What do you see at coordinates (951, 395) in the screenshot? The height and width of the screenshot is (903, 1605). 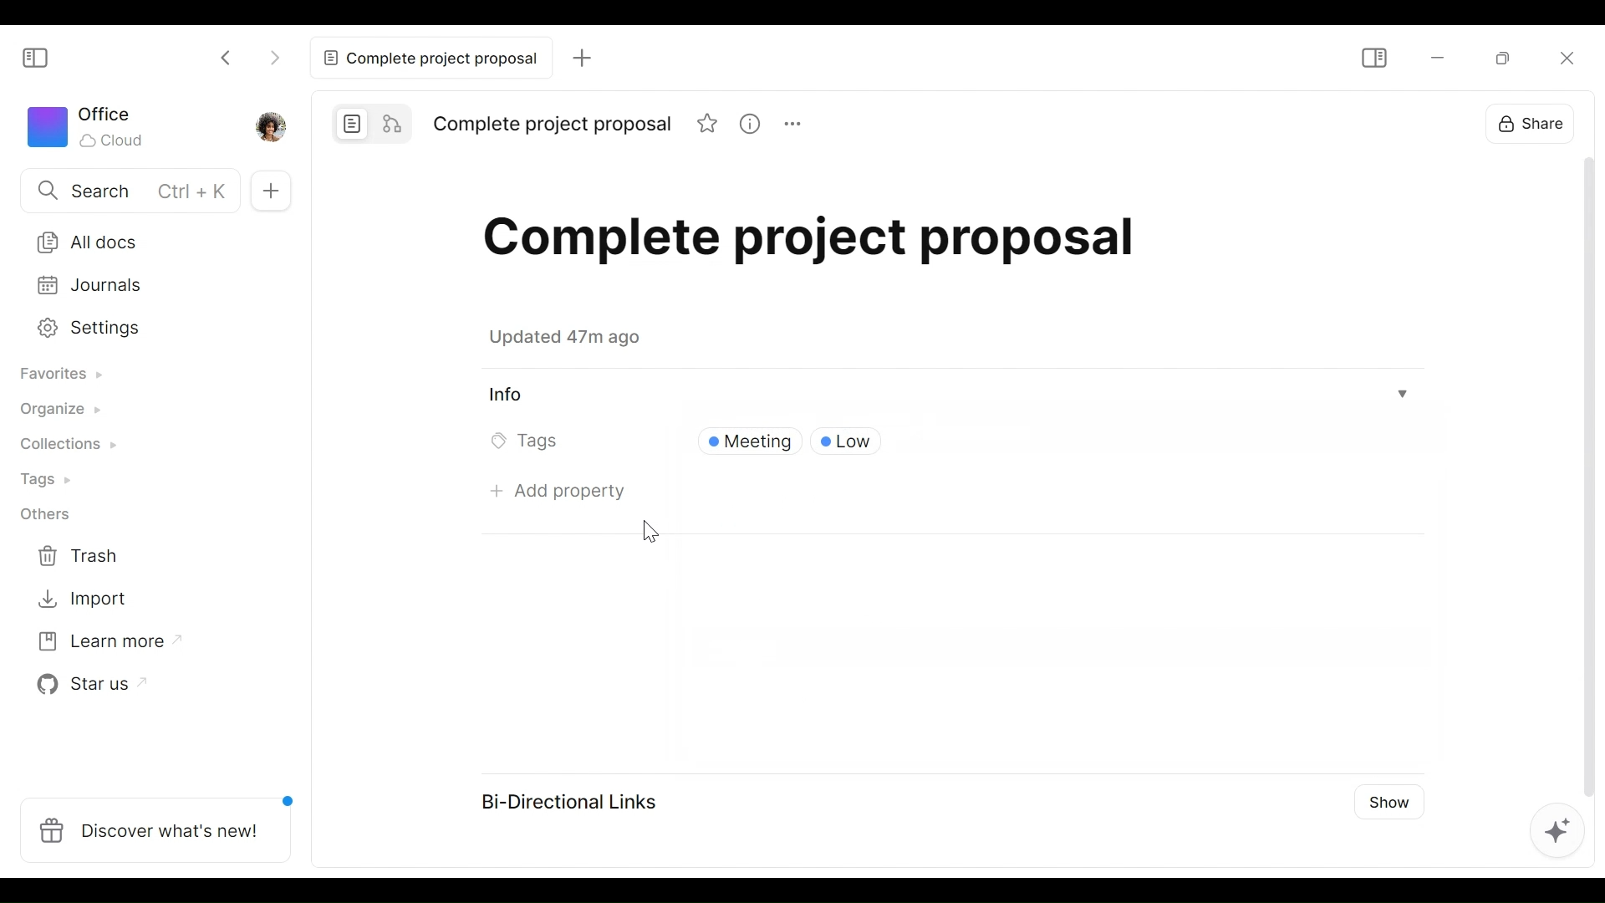 I see `View Info` at bounding box center [951, 395].